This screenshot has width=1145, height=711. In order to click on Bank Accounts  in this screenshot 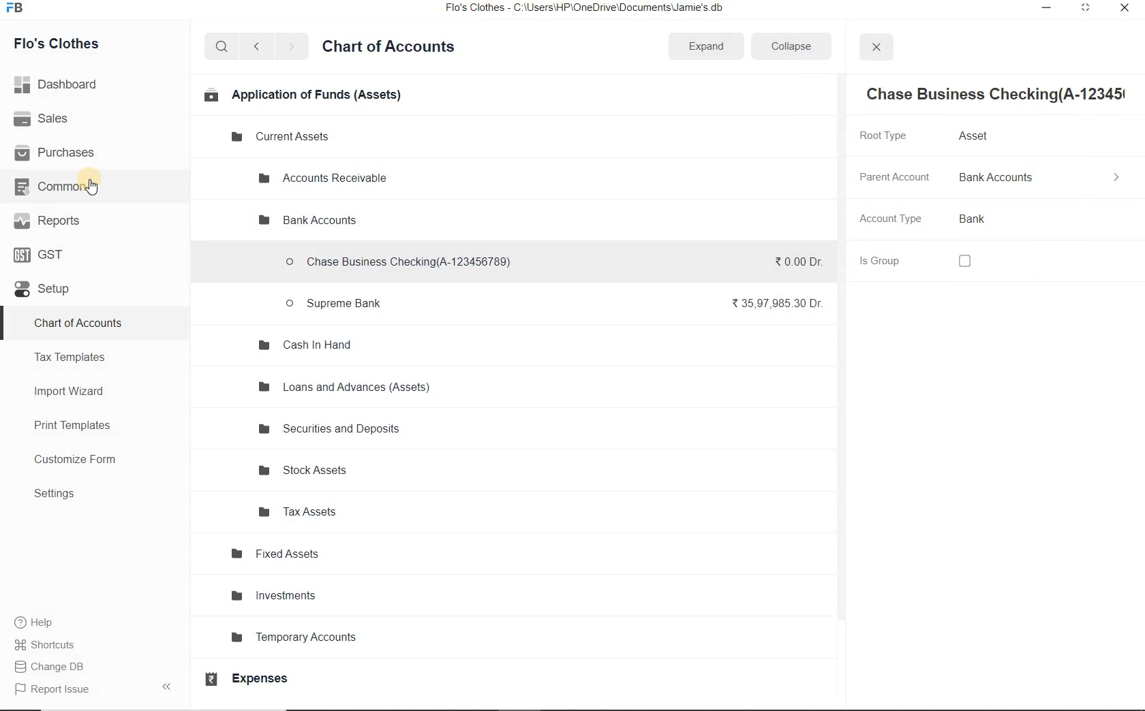, I will do `click(1038, 178)`.